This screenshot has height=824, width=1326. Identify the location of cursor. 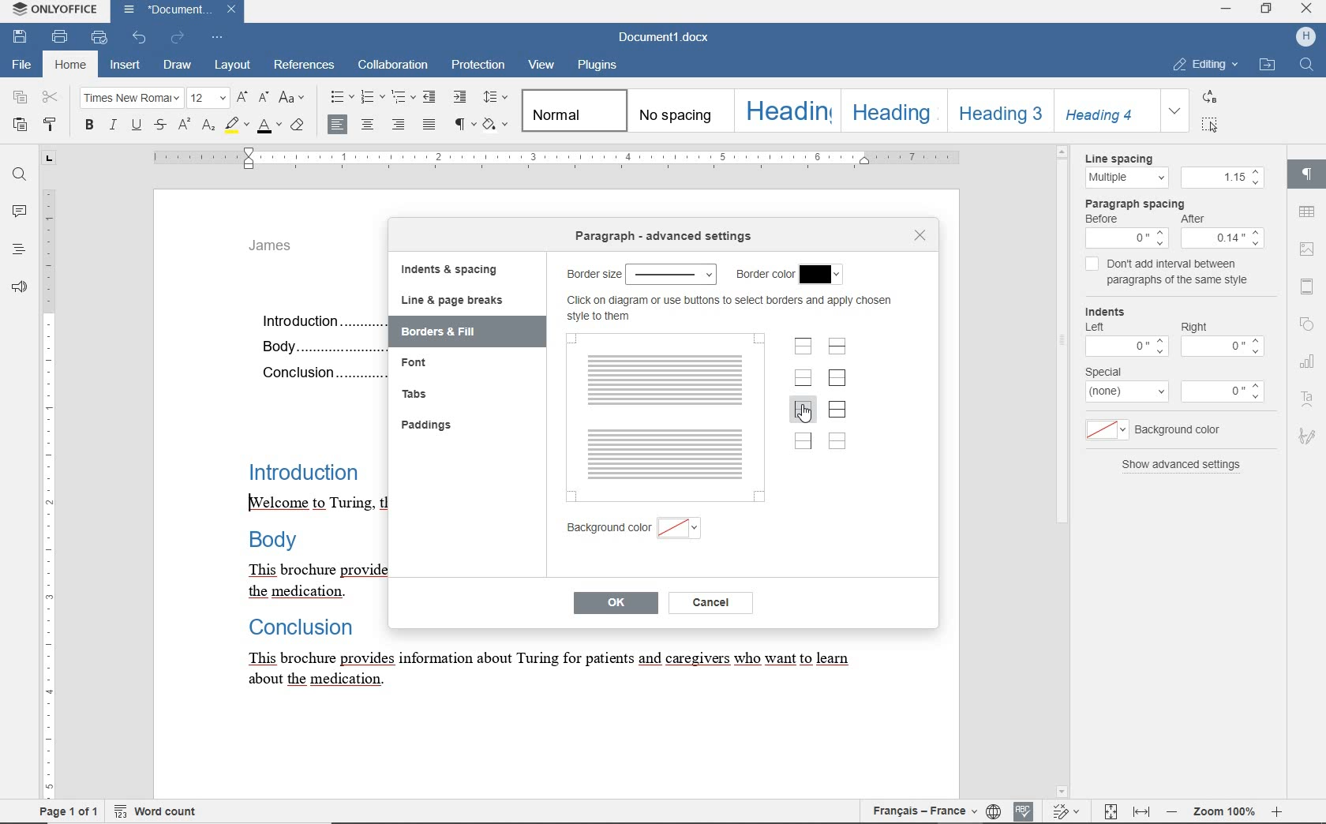
(808, 415).